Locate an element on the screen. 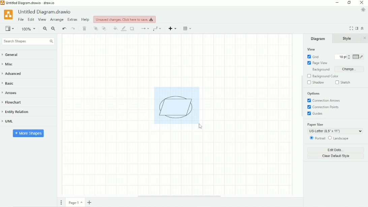 This screenshot has height=207, width=368. Insert page is located at coordinates (90, 202).